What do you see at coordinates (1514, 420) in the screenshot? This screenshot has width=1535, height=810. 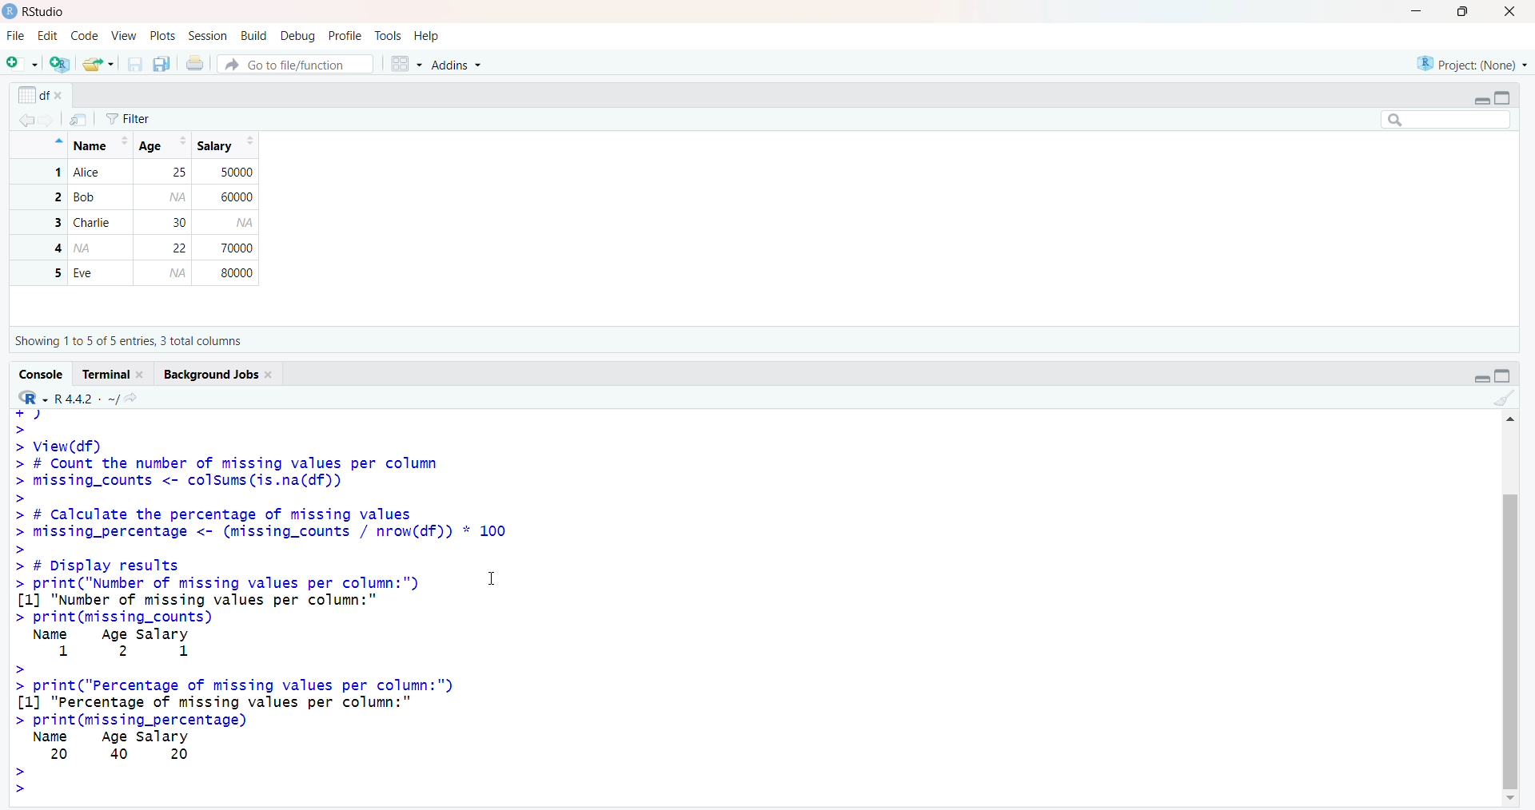 I see `Up` at bounding box center [1514, 420].